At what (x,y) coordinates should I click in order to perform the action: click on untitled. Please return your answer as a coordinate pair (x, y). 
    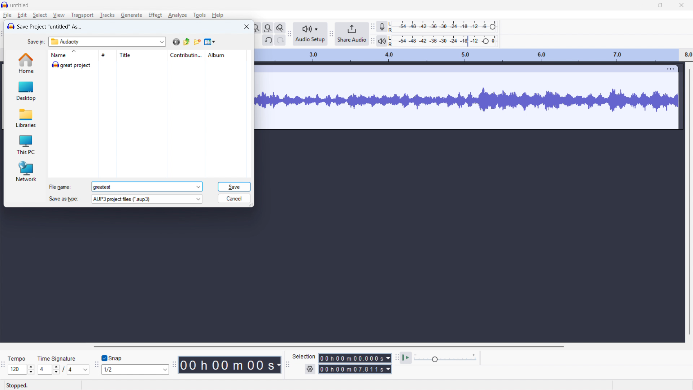
    Looking at the image, I should click on (19, 5).